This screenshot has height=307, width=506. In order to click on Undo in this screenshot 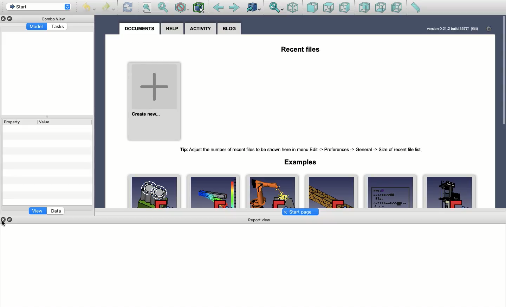, I will do `click(88, 8)`.